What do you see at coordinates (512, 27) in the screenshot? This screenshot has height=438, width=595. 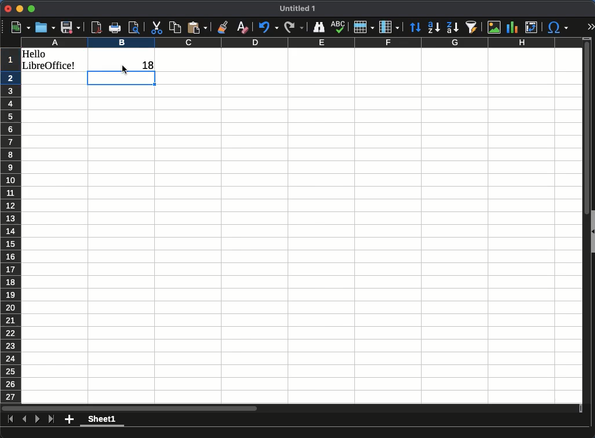 I see `chart` at bounding box center [512, 27].